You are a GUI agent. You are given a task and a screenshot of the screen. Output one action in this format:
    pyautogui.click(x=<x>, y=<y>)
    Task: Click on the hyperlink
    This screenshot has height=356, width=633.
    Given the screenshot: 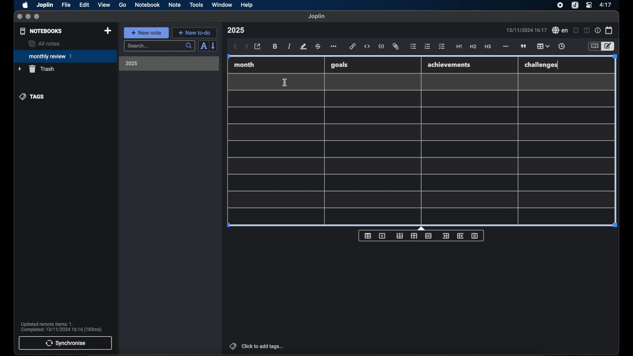 What is the action you would take?
    pyautogui.click(x=353, y=46)
    